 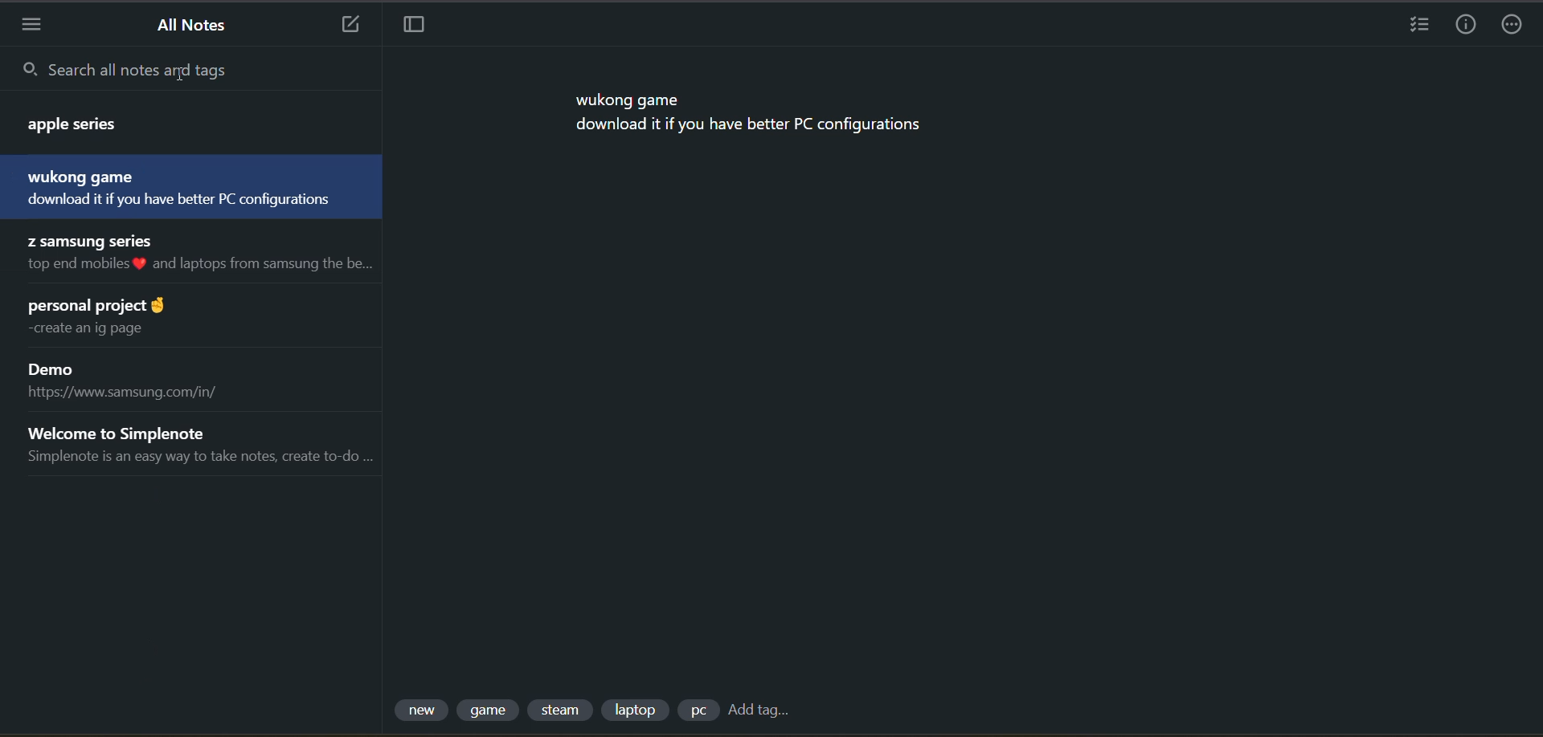 What do you see at coordinates (763, 709) in the screenshot?
I see `add tag` at bounding box center [763, 709].